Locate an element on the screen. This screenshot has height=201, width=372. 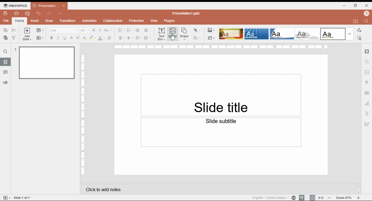
plugins is located at coordinates (170, 21).